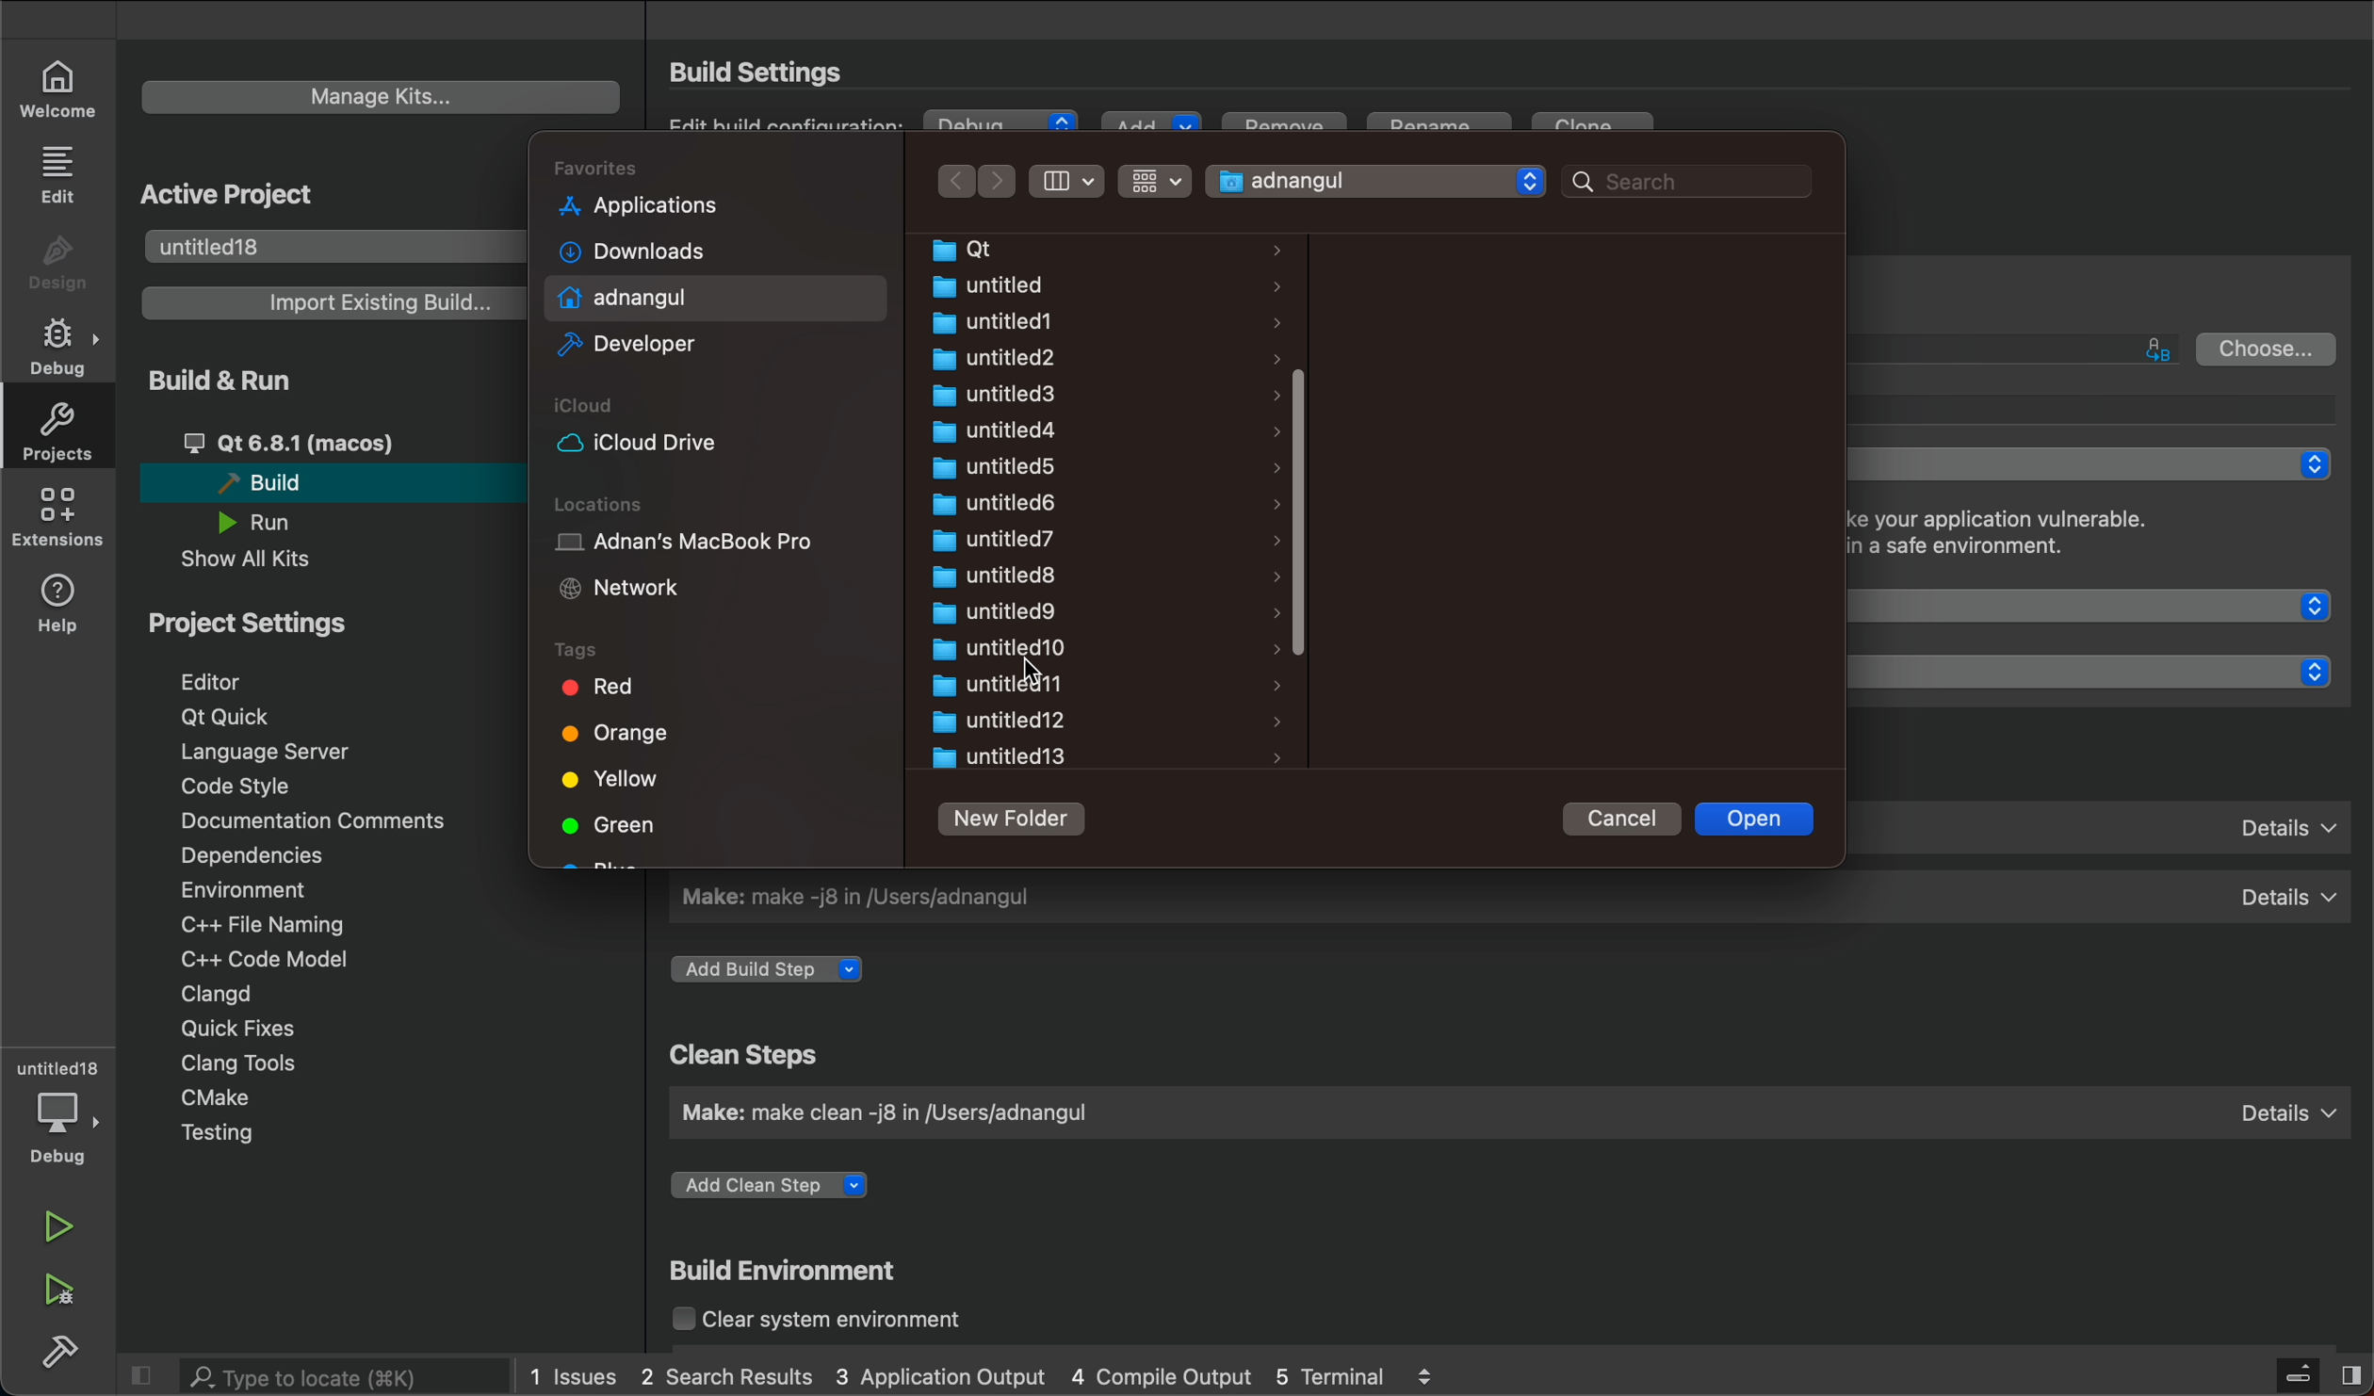  What do you see at coordinates (296, 957) in the screenshot?
I see `C++ code model` at bounding box center [296, 957].